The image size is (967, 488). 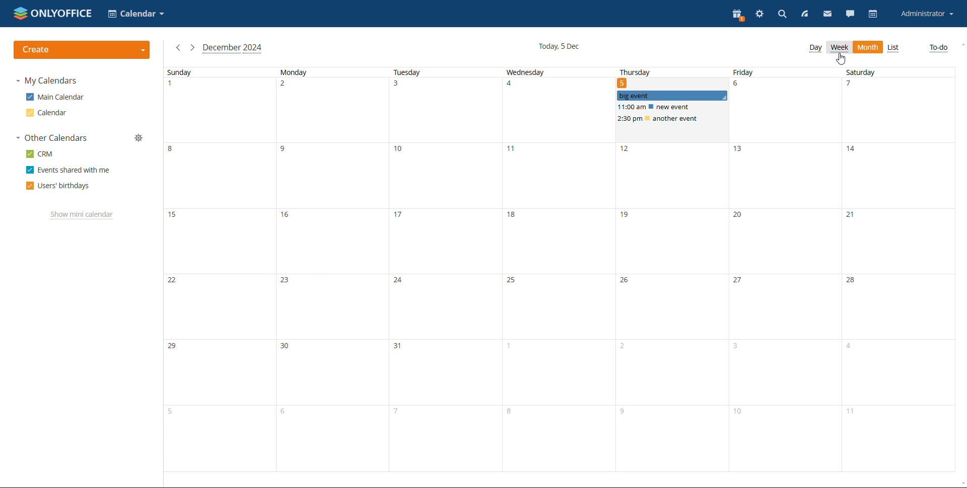 I want to click on crm, so click(x=40, y=154).